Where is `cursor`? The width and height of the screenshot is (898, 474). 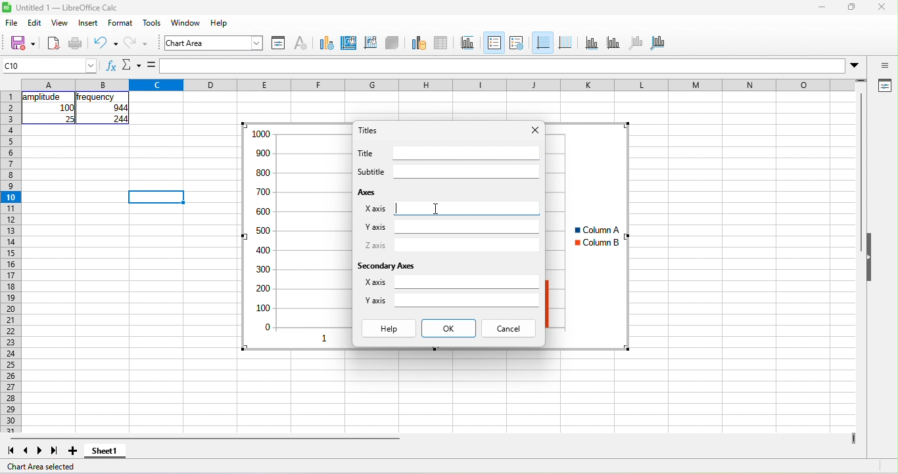
cursor is located at coordinates (436, 209).